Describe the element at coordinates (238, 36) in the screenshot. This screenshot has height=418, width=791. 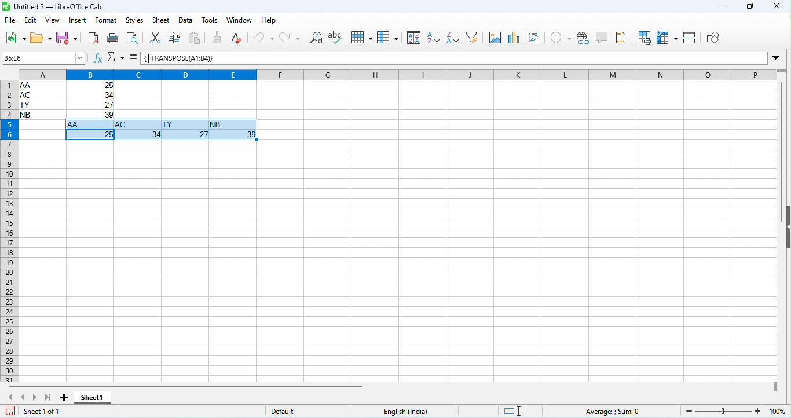
I see `clear direct formatting` at that location.